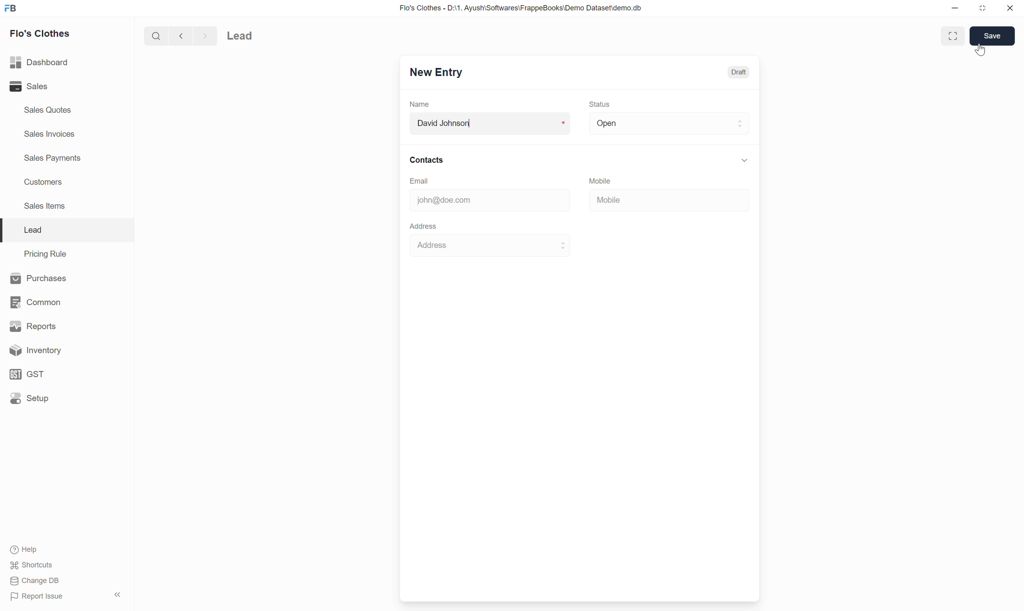 Image resolution: width=1024 pixels, height=611 pixels. What do you see at coordinates (54, 159) in the screenshot?
I see `Sales Payments` at bounding box center [54, 159].